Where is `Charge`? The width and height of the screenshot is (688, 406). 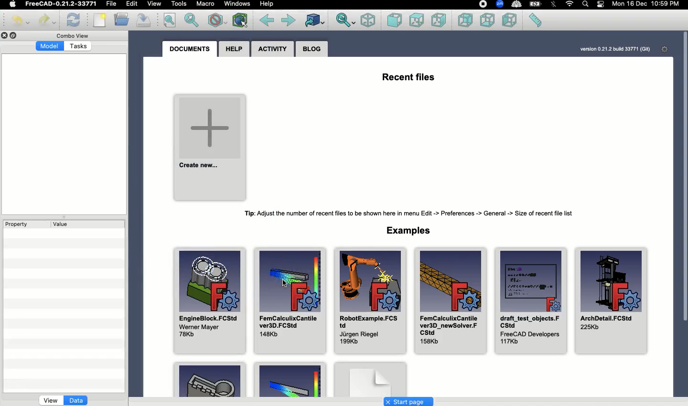 Charge is located at coordinates (536, 4).